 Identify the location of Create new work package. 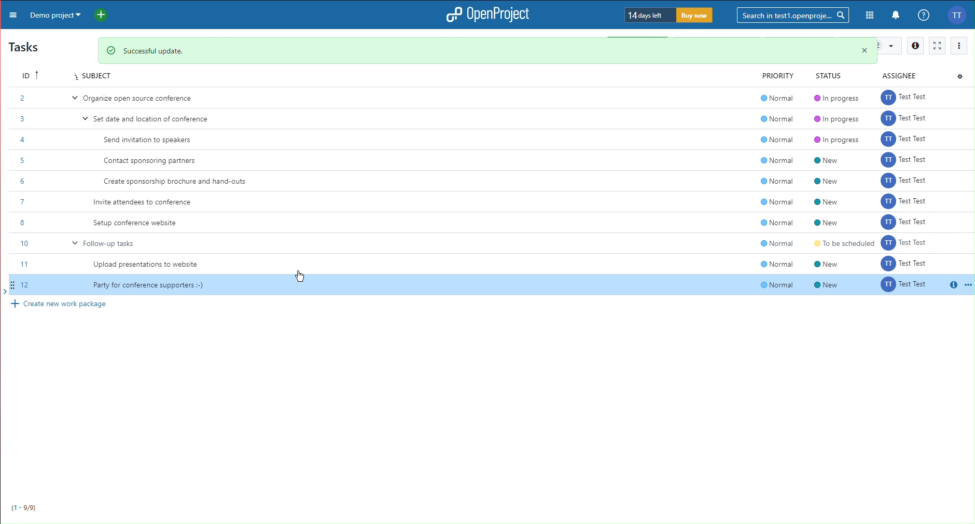
(62, 305).